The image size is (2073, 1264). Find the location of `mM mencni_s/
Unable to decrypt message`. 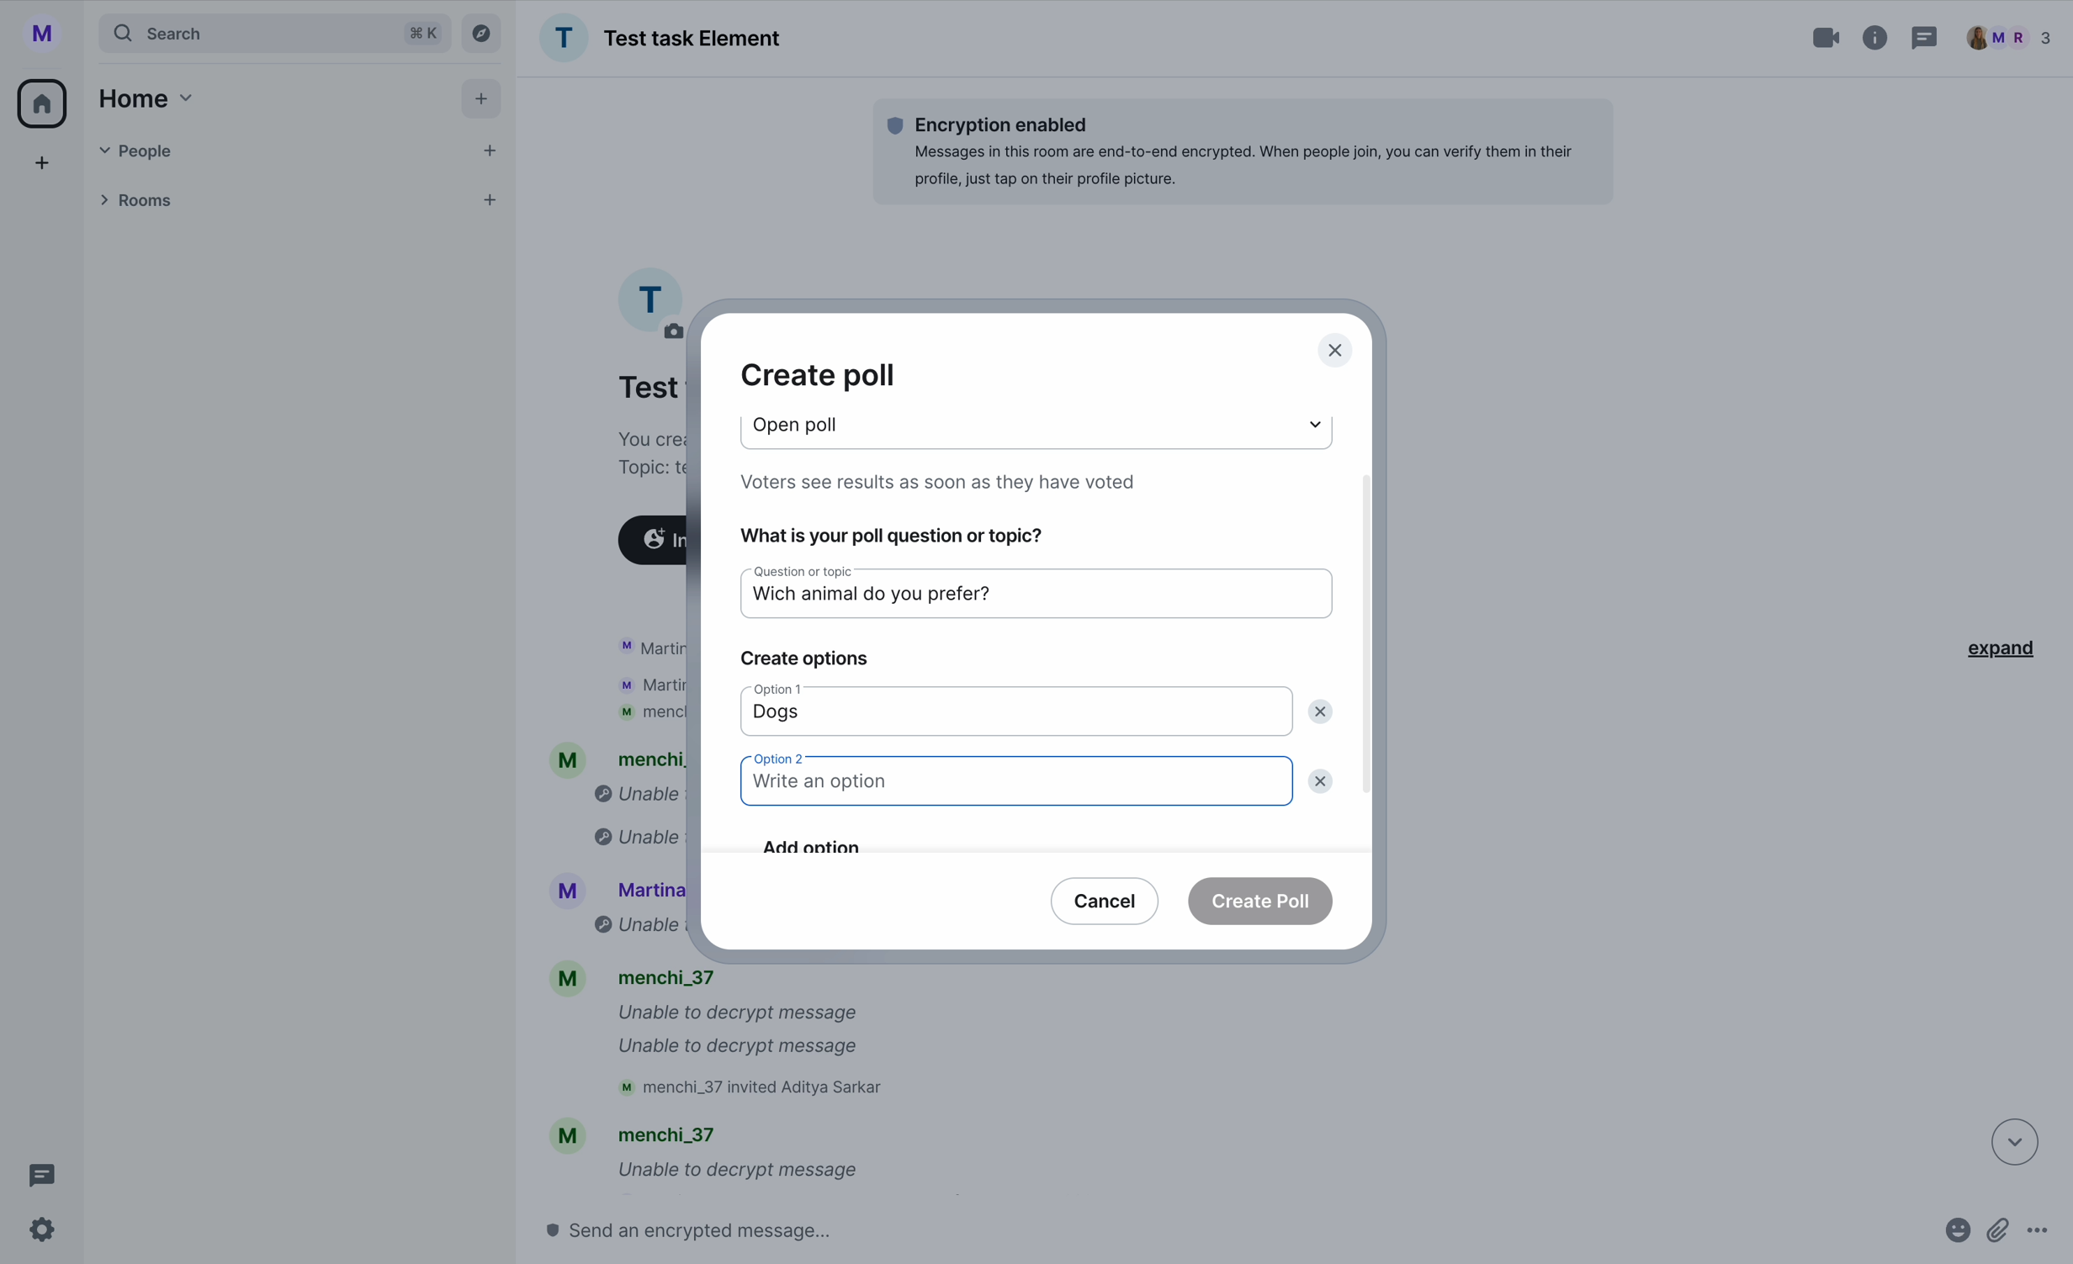

mM mencni_s/
Unable to decrypt message is located at coordinates (703, 1156).